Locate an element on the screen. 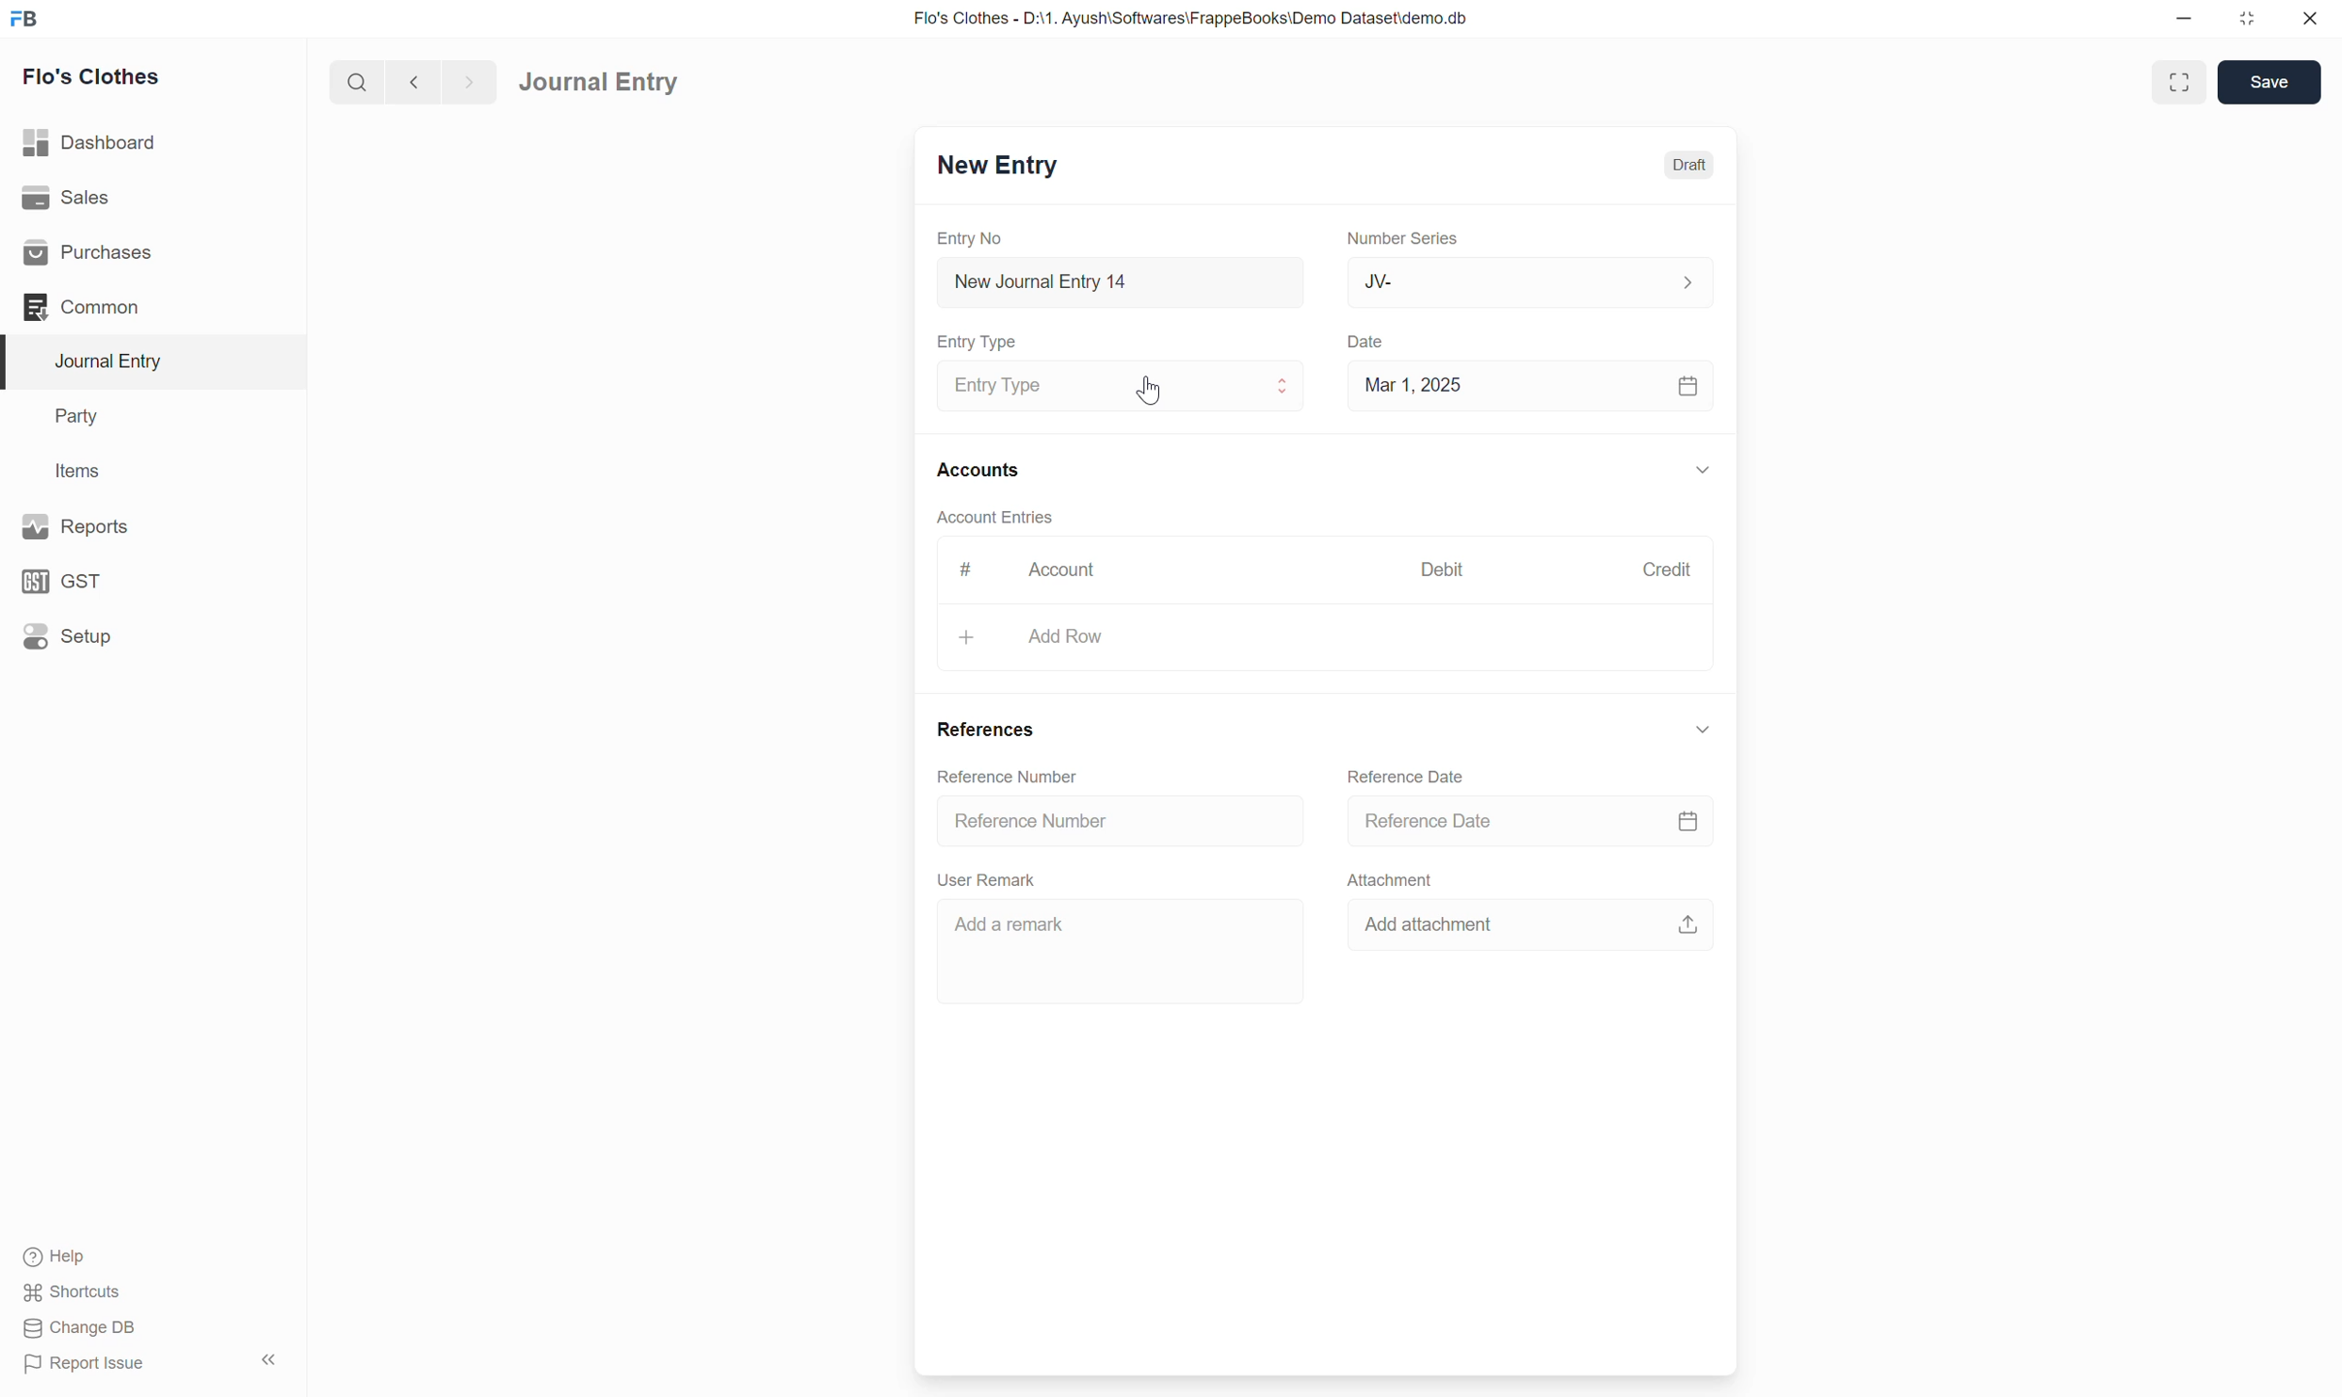  forward is located at coordinates (465, 83).